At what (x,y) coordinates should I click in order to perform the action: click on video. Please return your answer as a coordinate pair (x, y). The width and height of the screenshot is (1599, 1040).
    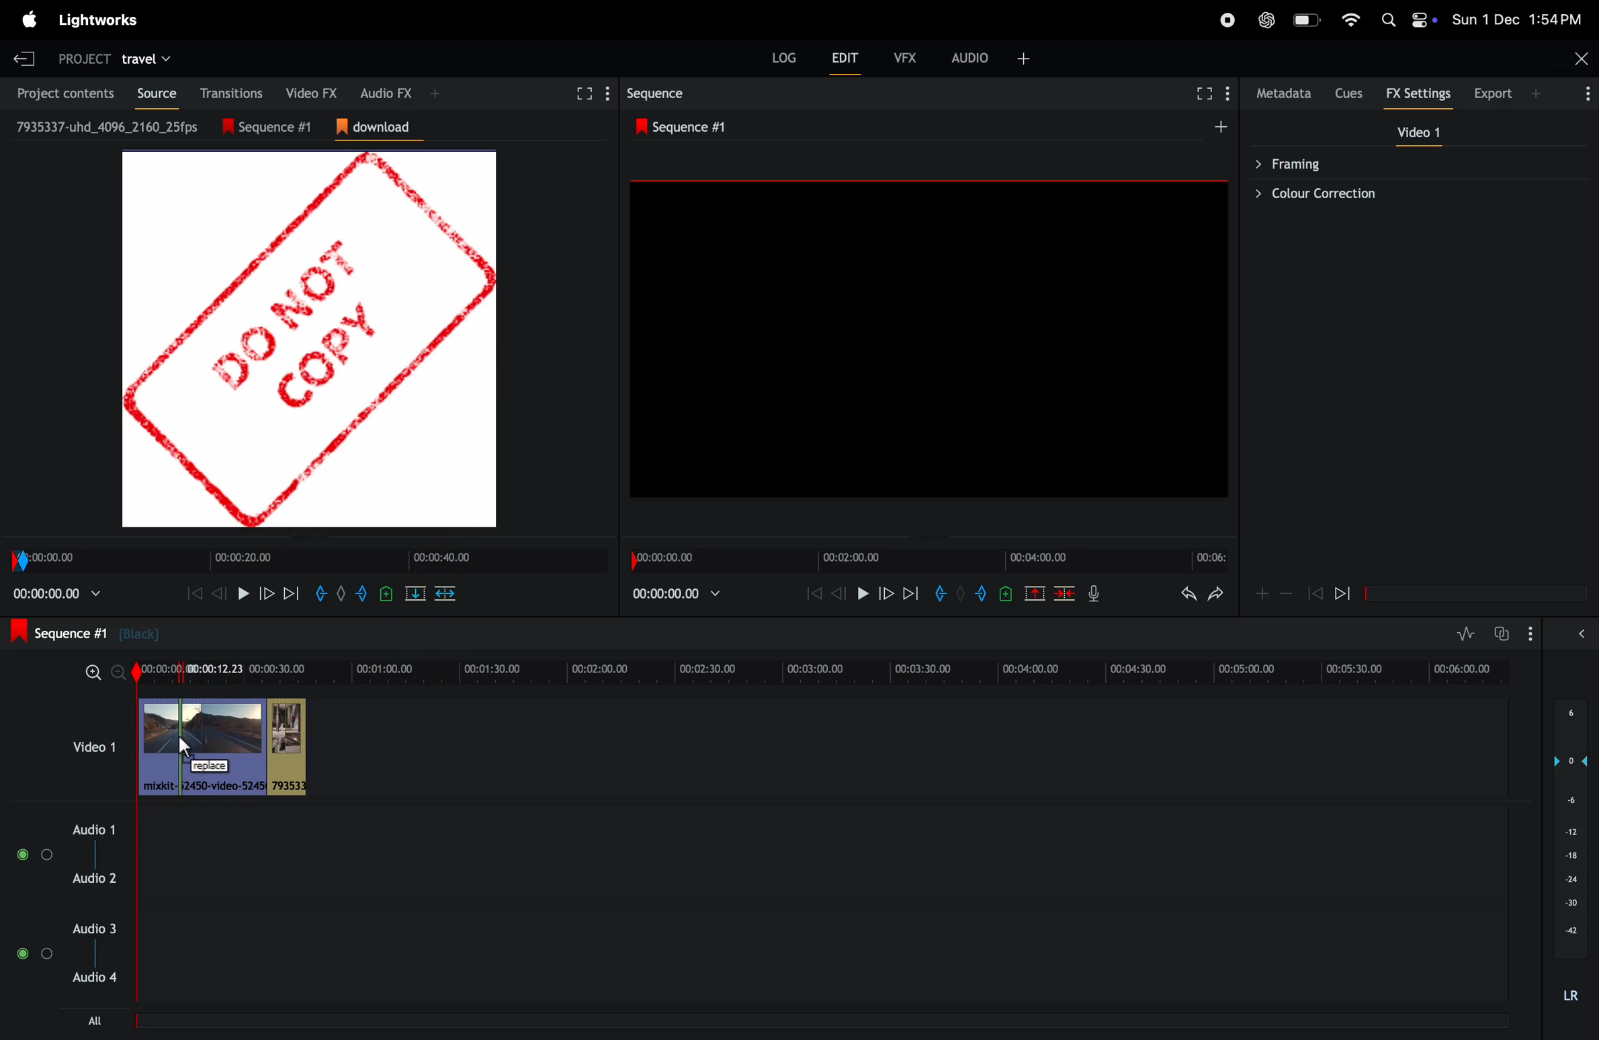
    Looking at the image, I should click on (1418, 132).